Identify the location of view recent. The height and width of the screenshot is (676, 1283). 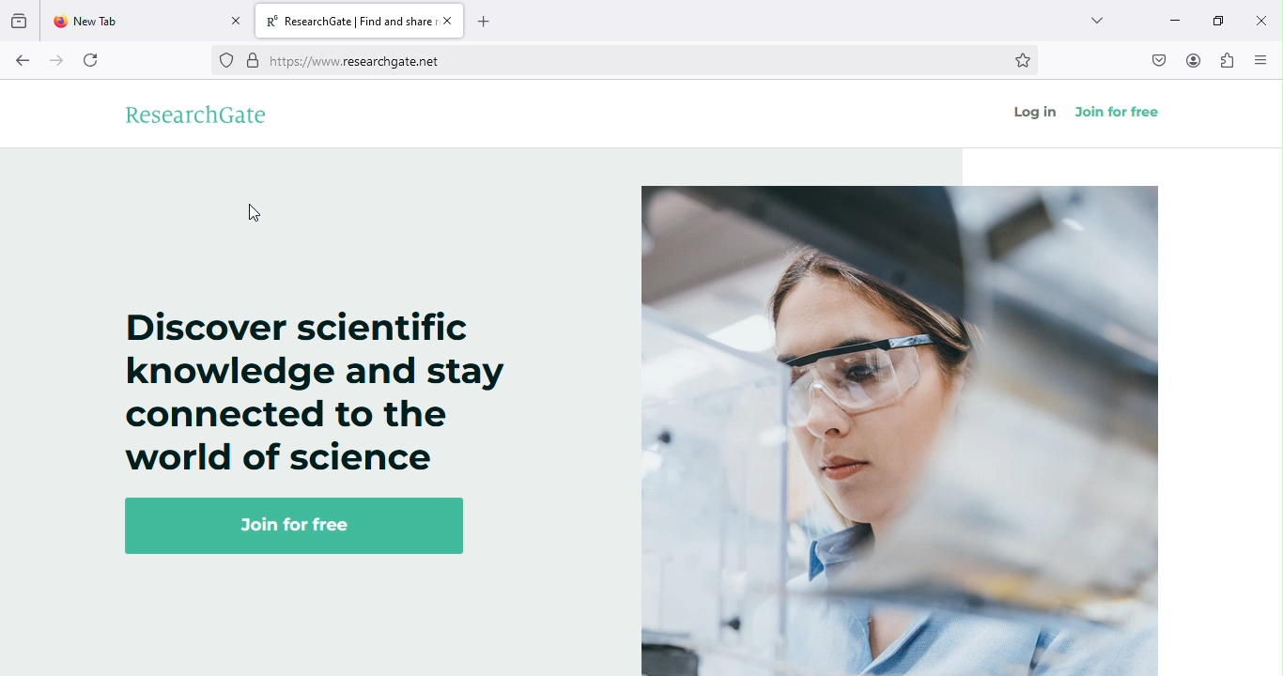
(20, 22).